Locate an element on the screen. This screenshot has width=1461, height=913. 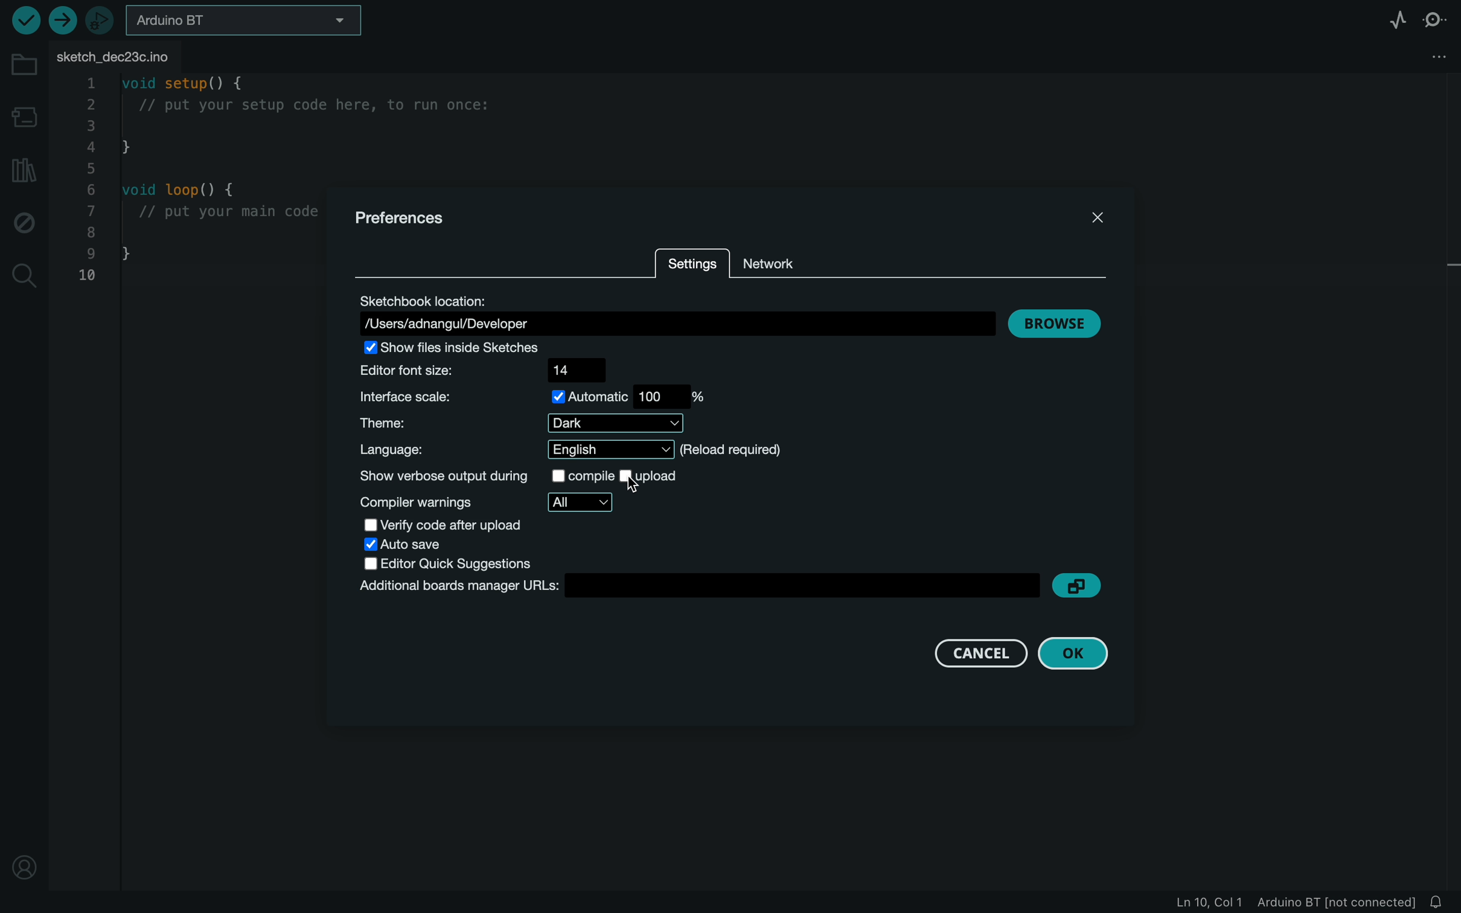
ok is located at coordinates (1082, 652).